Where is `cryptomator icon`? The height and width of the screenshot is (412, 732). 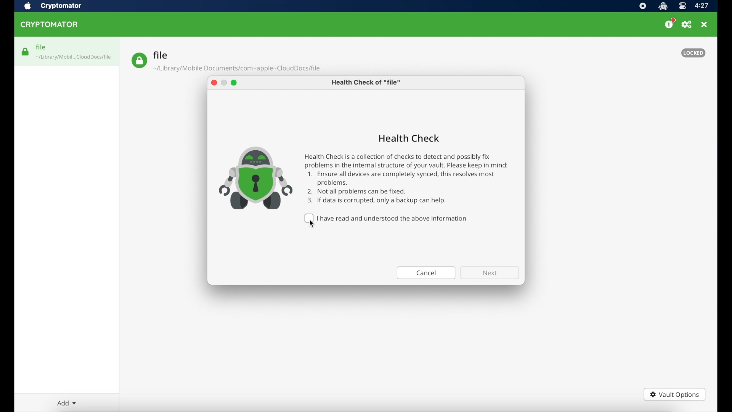
cryptomator icon is located at coordinates (663, 6).